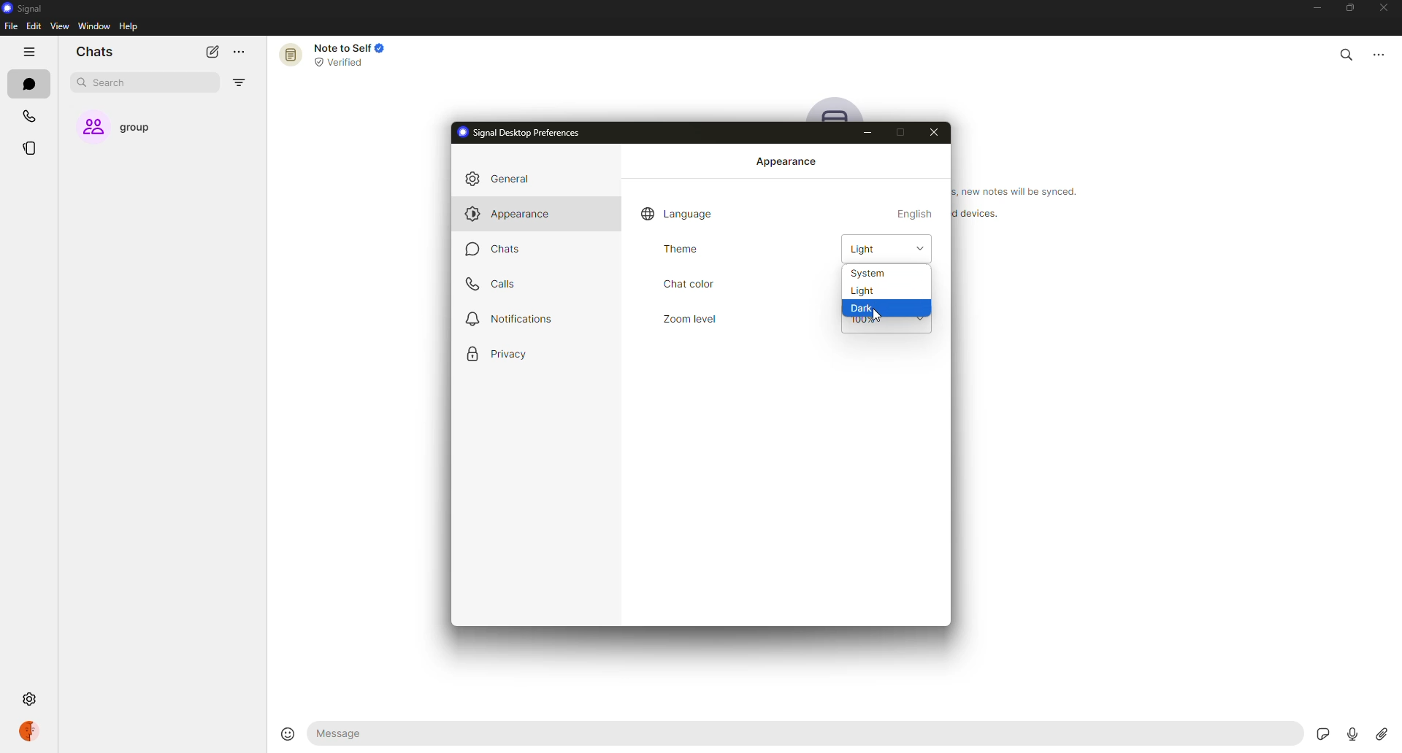 This screenshot has height=753, width=1402. What do you see at coordinates (96, 699) in the screenshot?
I see `settings` at bounding box center [96, 699].